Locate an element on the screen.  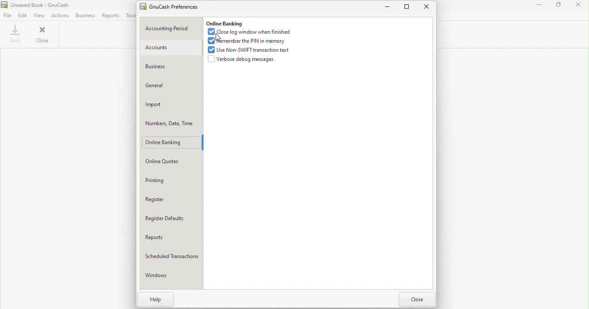
Import is located at coordinates (171, 105).